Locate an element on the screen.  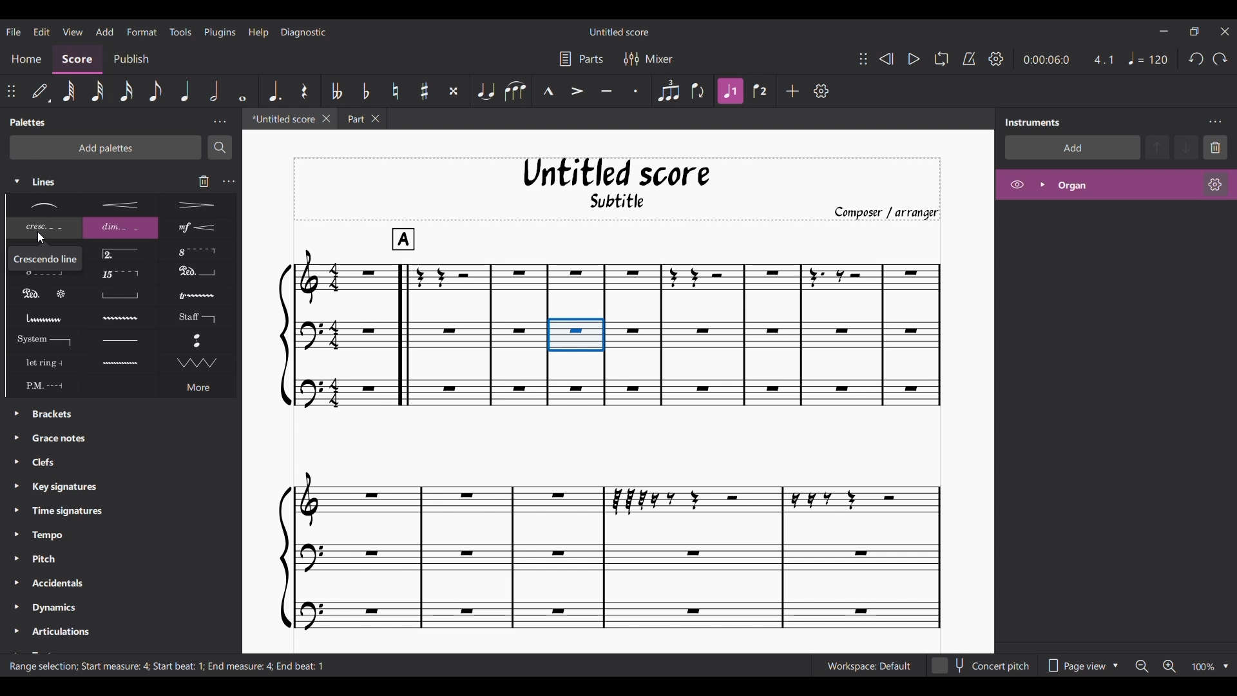
Customize toolbar is located at coordinates (821, 91).